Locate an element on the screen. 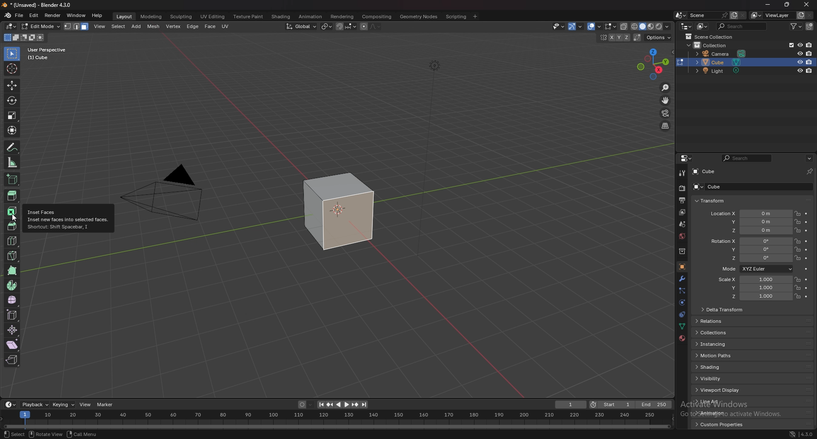 This screenshot has width=817, height=439. jump to keyframe is located at coordinates (355, 405).